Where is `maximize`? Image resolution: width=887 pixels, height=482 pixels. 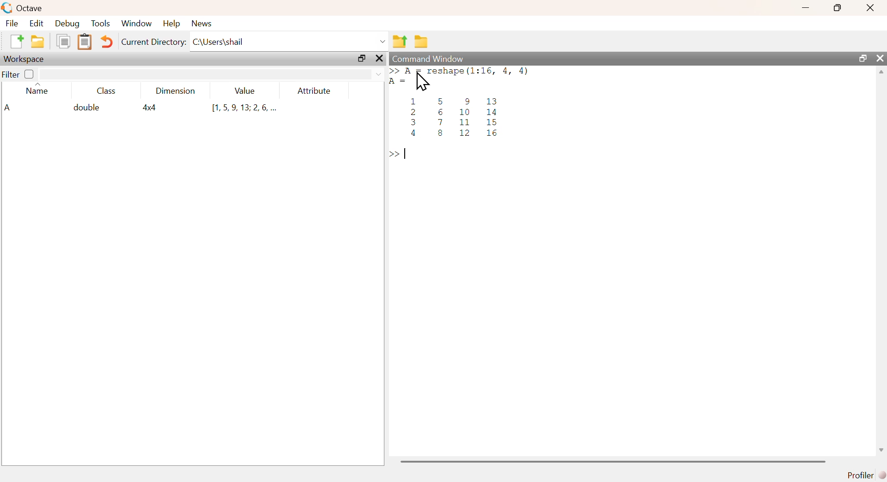 maximize is located at coordinates (836, 8).